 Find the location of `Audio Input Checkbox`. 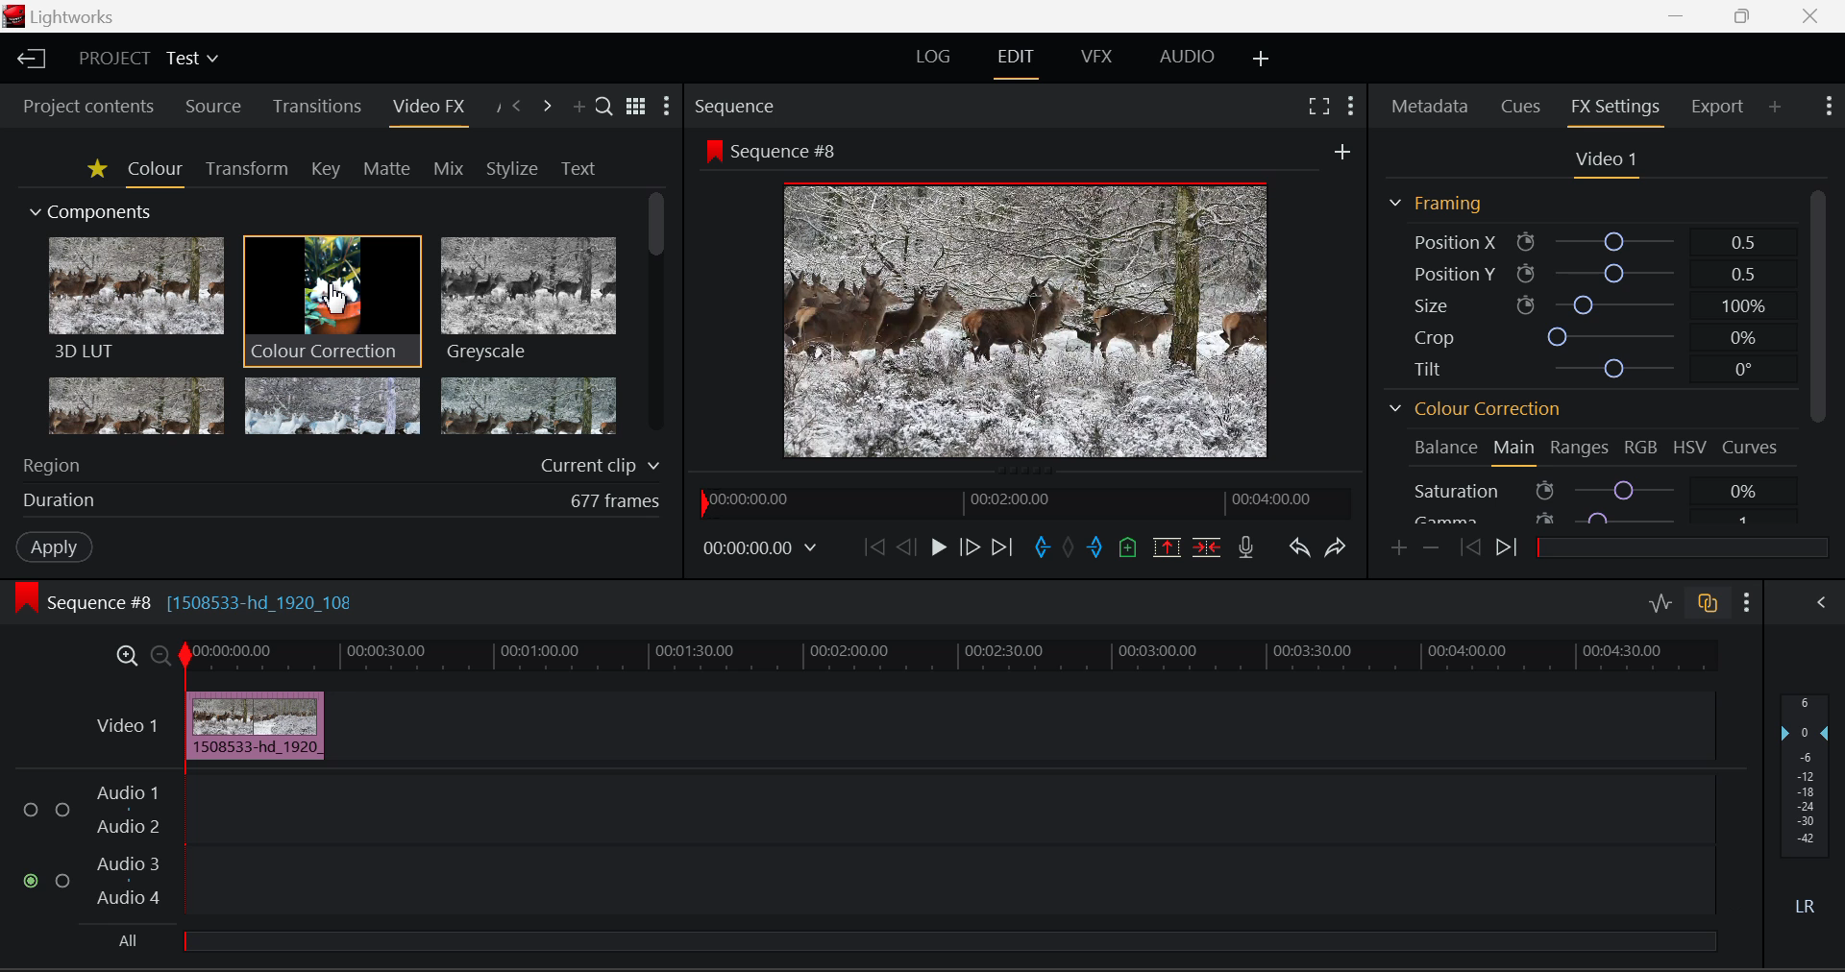

Audio Input Checkbox is located at coordinates (62, 880).